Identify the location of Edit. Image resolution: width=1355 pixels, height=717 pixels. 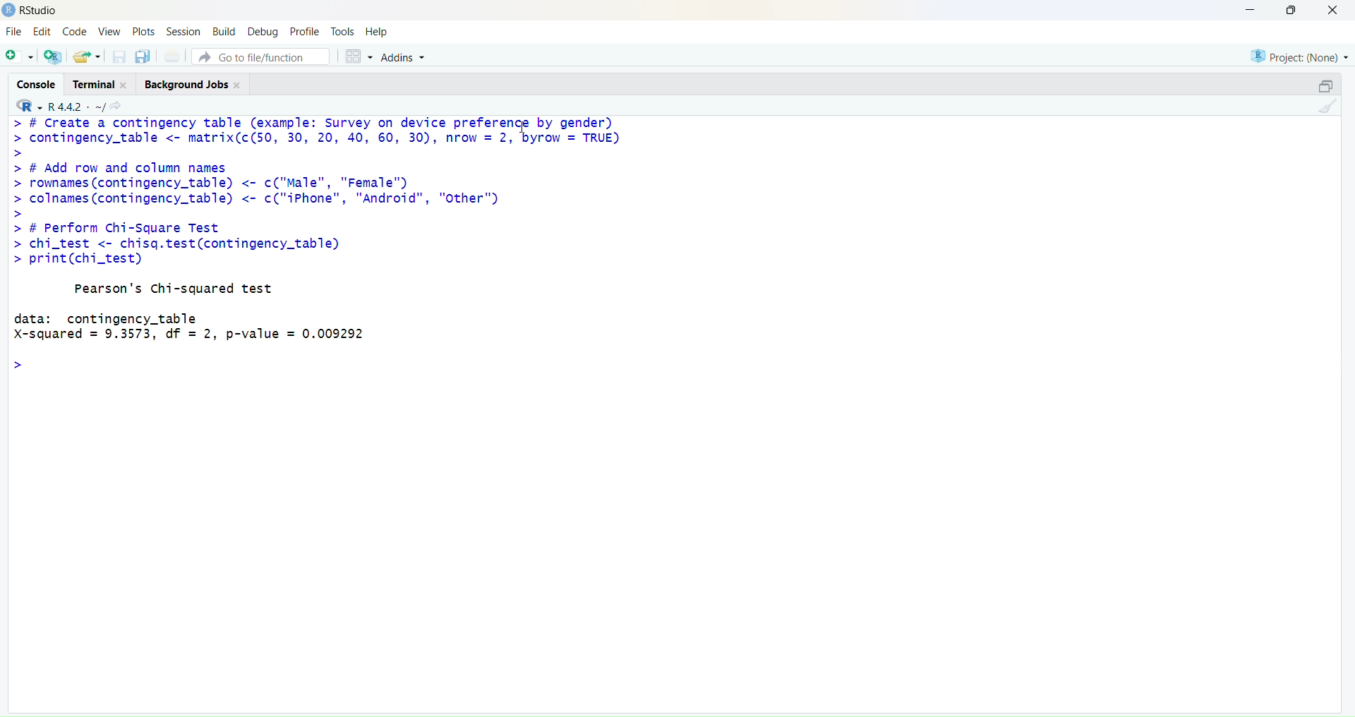
(42, 31).